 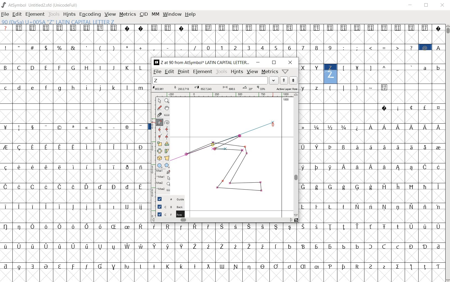 I want to click on Background, so click(x=168, y=206).